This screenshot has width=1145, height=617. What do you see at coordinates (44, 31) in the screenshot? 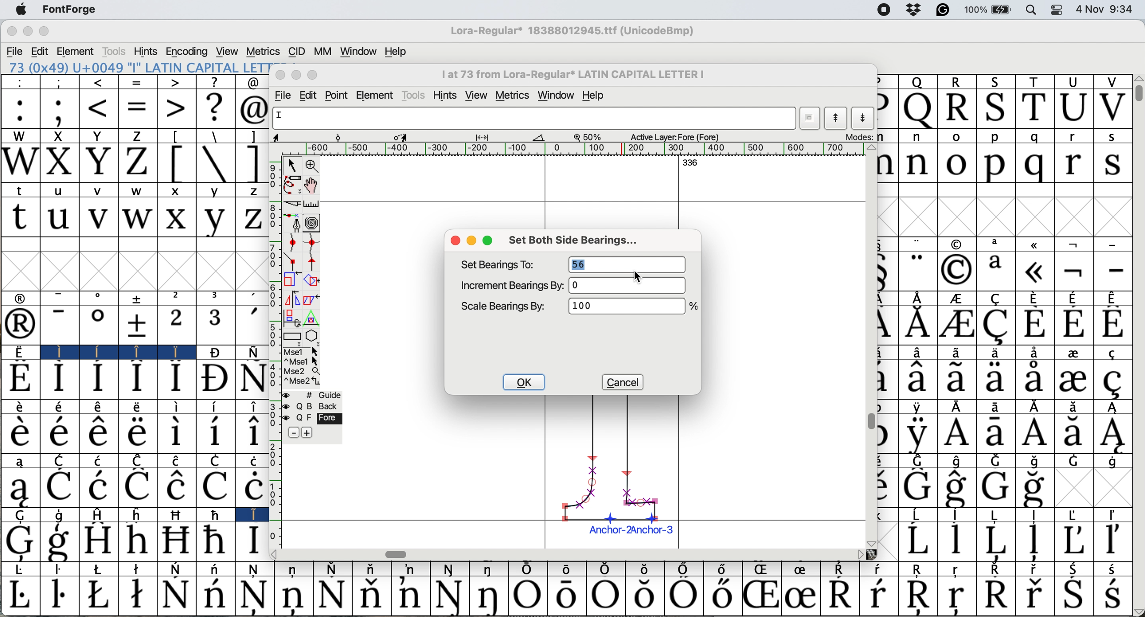
I see `maximize` at bounding box center [44, 31].